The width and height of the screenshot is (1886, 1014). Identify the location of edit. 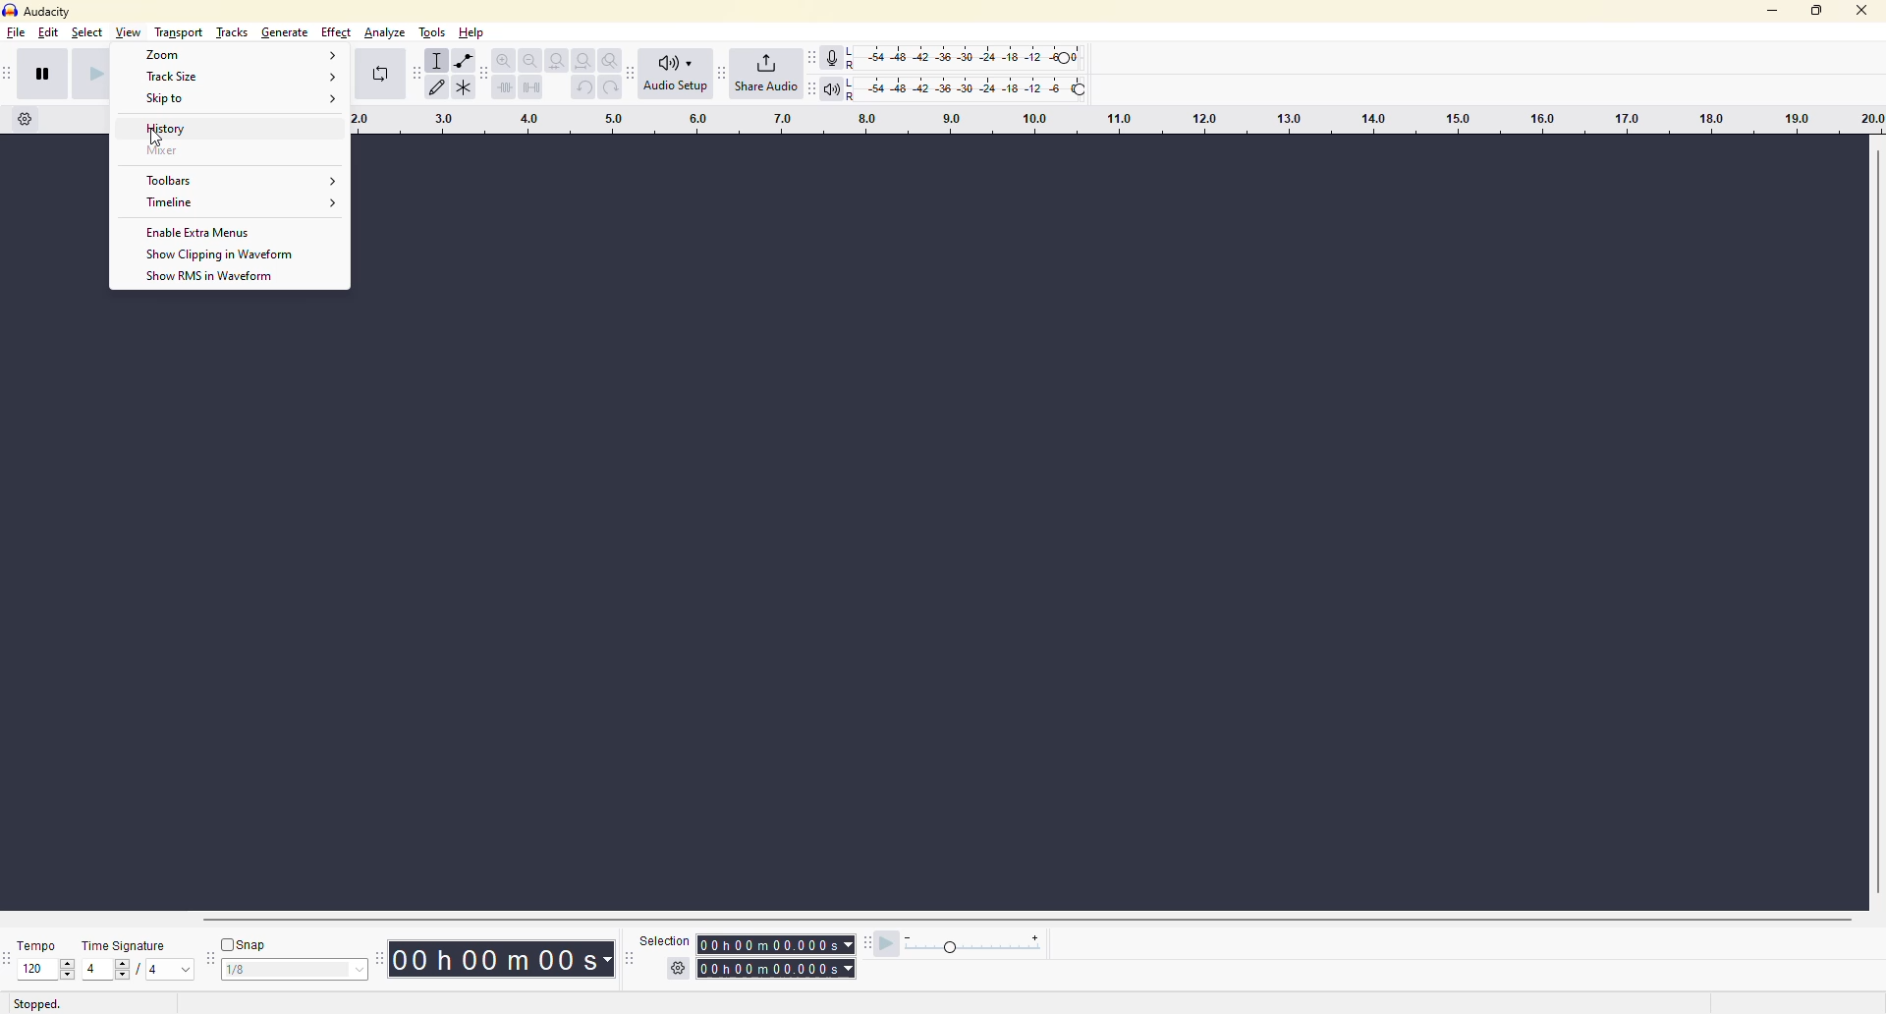
(50, 34).